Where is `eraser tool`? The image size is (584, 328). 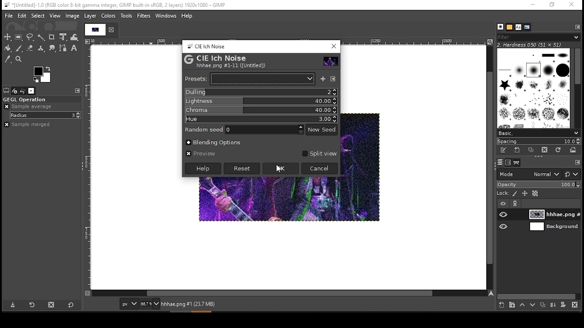 eraser tool is located at coordinates (29, 48).